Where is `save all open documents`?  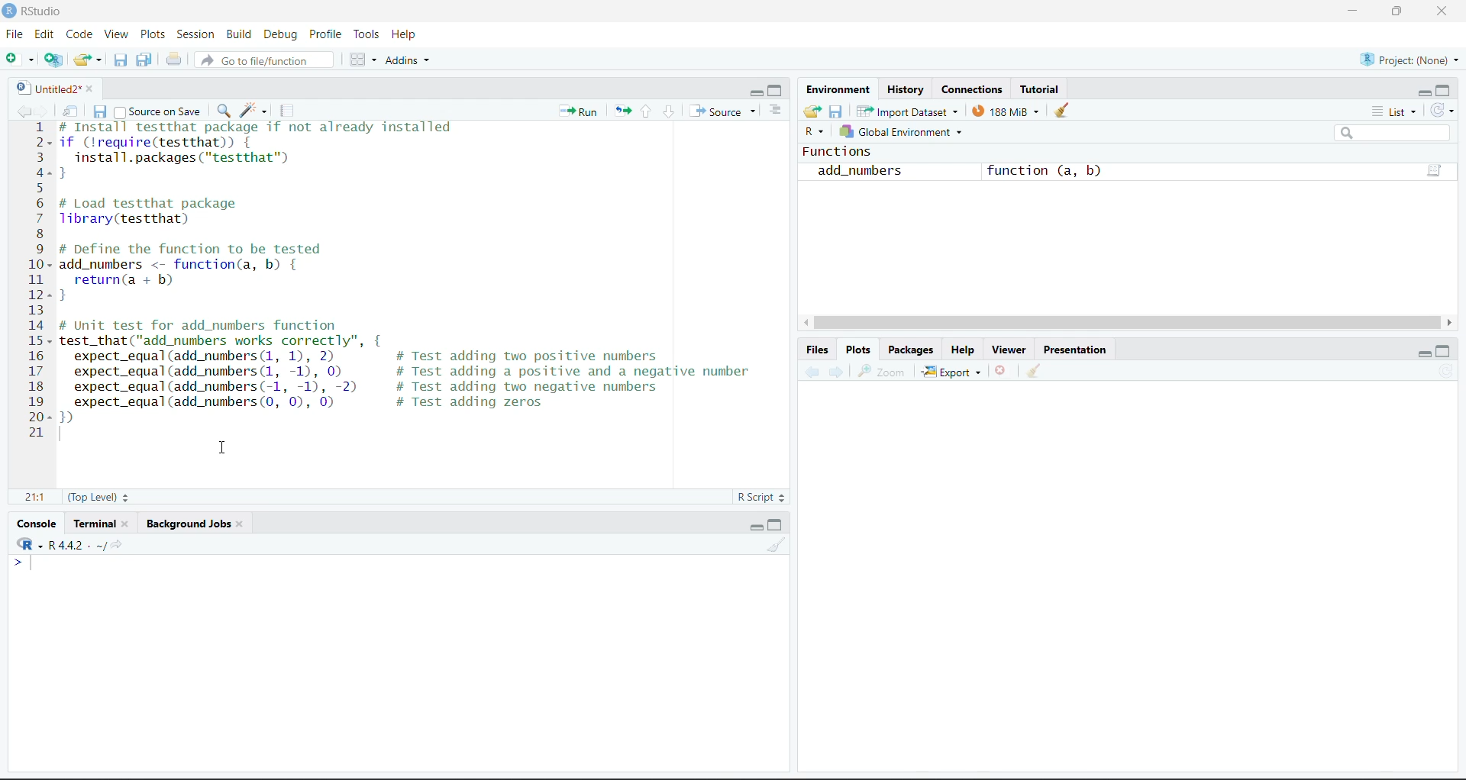 save all open documents is located at coordinates (145, 60).